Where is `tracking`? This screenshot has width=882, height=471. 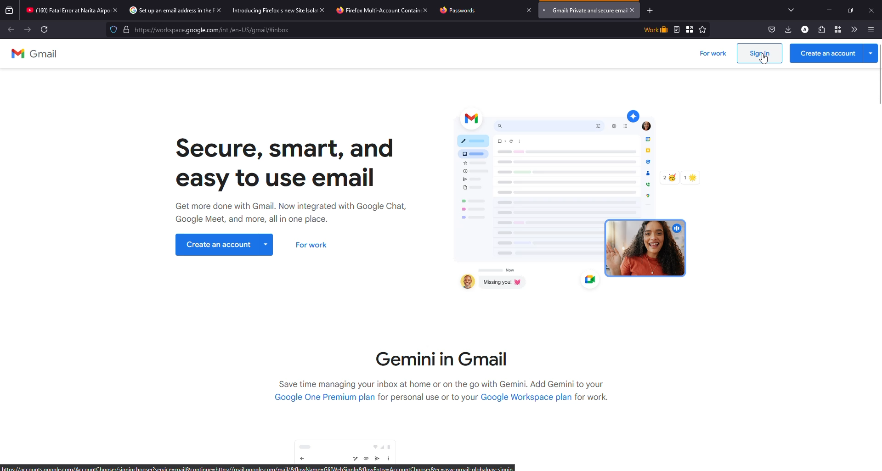 tracking is located at coordinates (111, 31).